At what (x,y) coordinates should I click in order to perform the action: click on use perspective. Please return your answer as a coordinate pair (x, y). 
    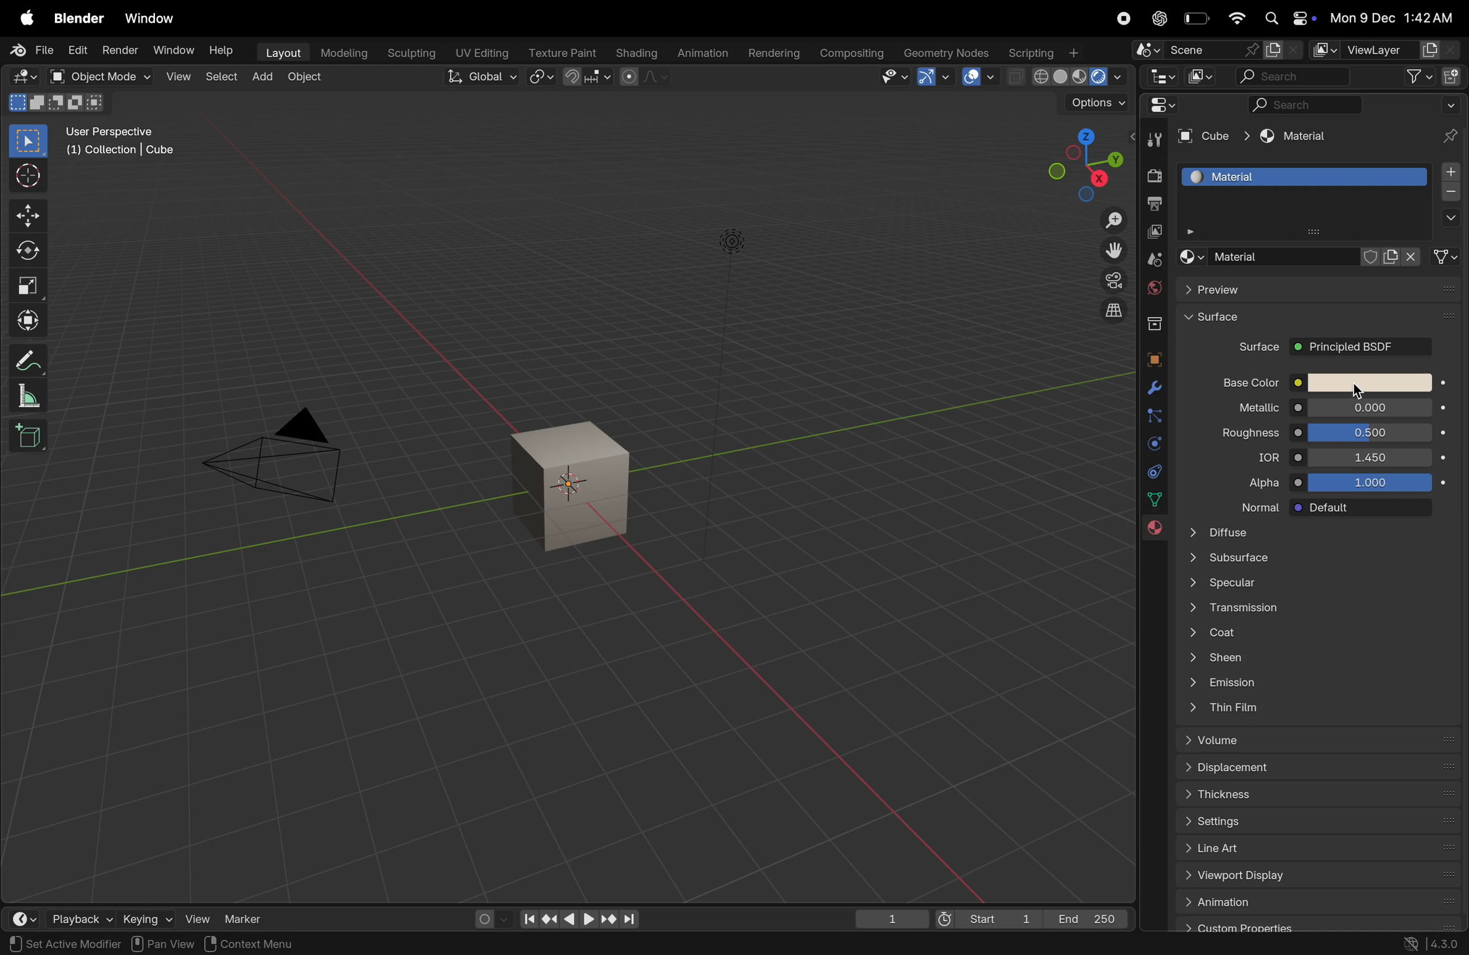
    Looking at the image, I should click on (122, 143).